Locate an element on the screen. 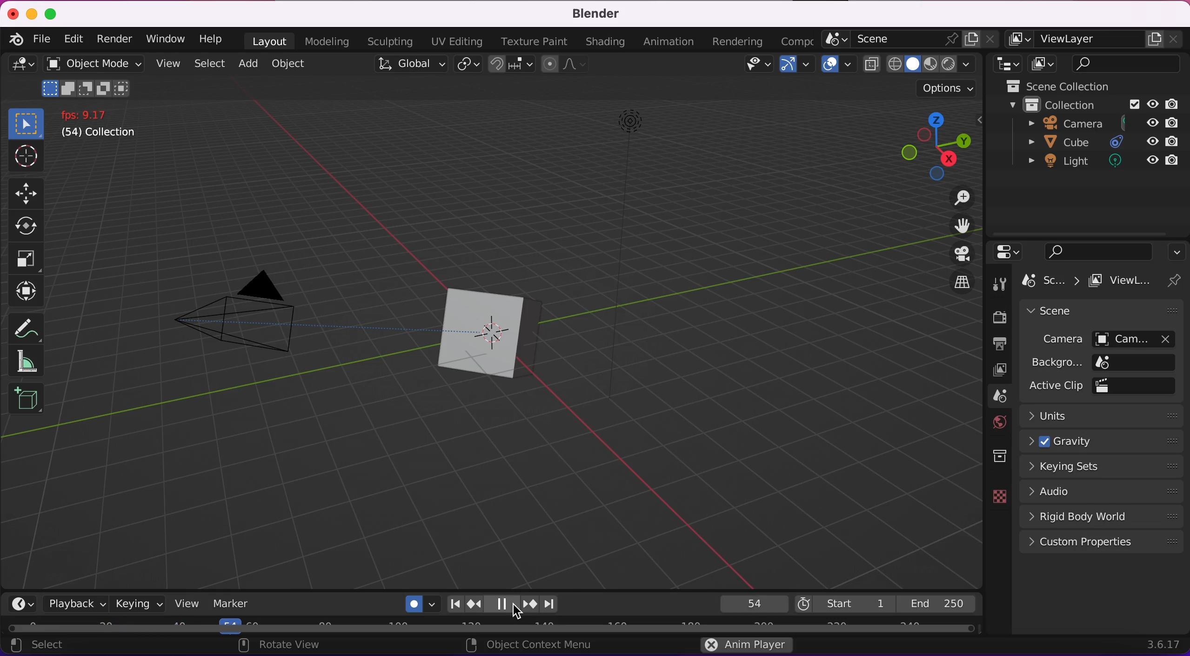 This screenshot has width=1190, height=656. render is located at coordinates (996, 316).